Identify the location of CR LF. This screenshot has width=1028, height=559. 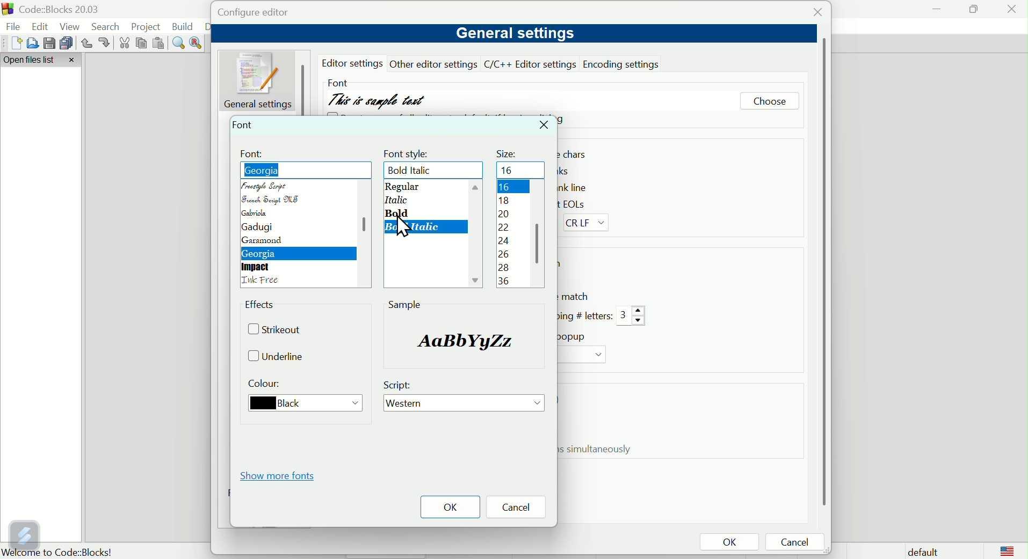
(589, 223).